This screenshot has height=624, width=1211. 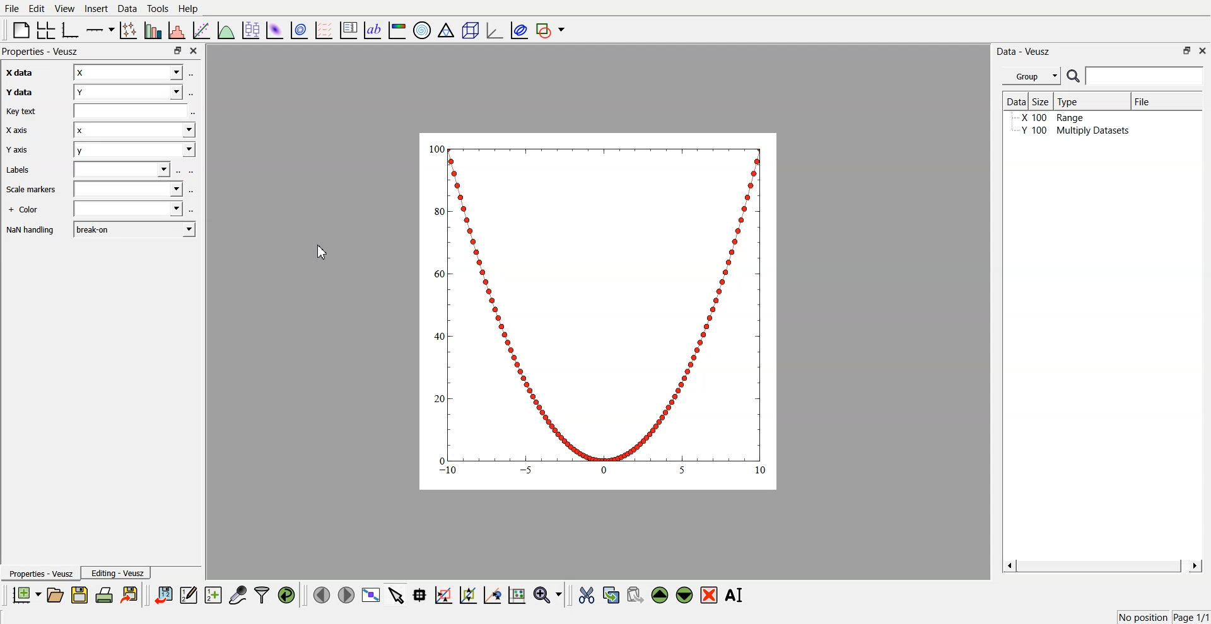 What do you see at coordinates (238, 596) in the screenshot?
I see `capture data points` at bounding box center [238, 596].